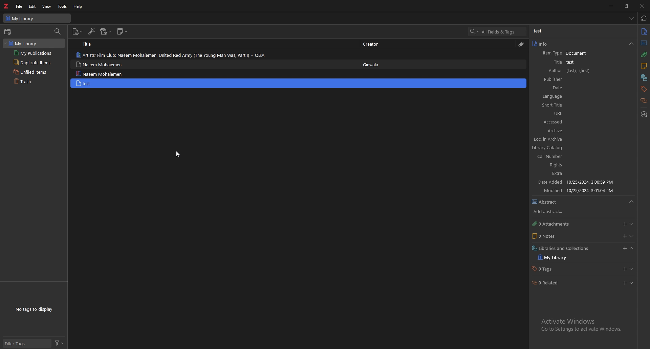 The width and height of the screenshot is (650, 349). Describe the element at coordinates (31, 63) in the screenshot. I see `duplicate items` at that location.